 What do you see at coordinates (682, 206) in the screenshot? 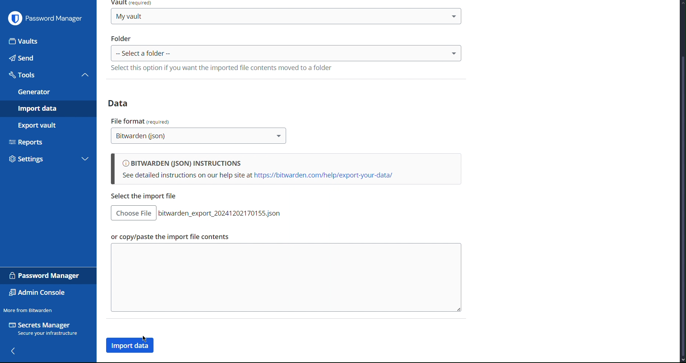
I see `scrollbar` at bounding box center [682, 206].